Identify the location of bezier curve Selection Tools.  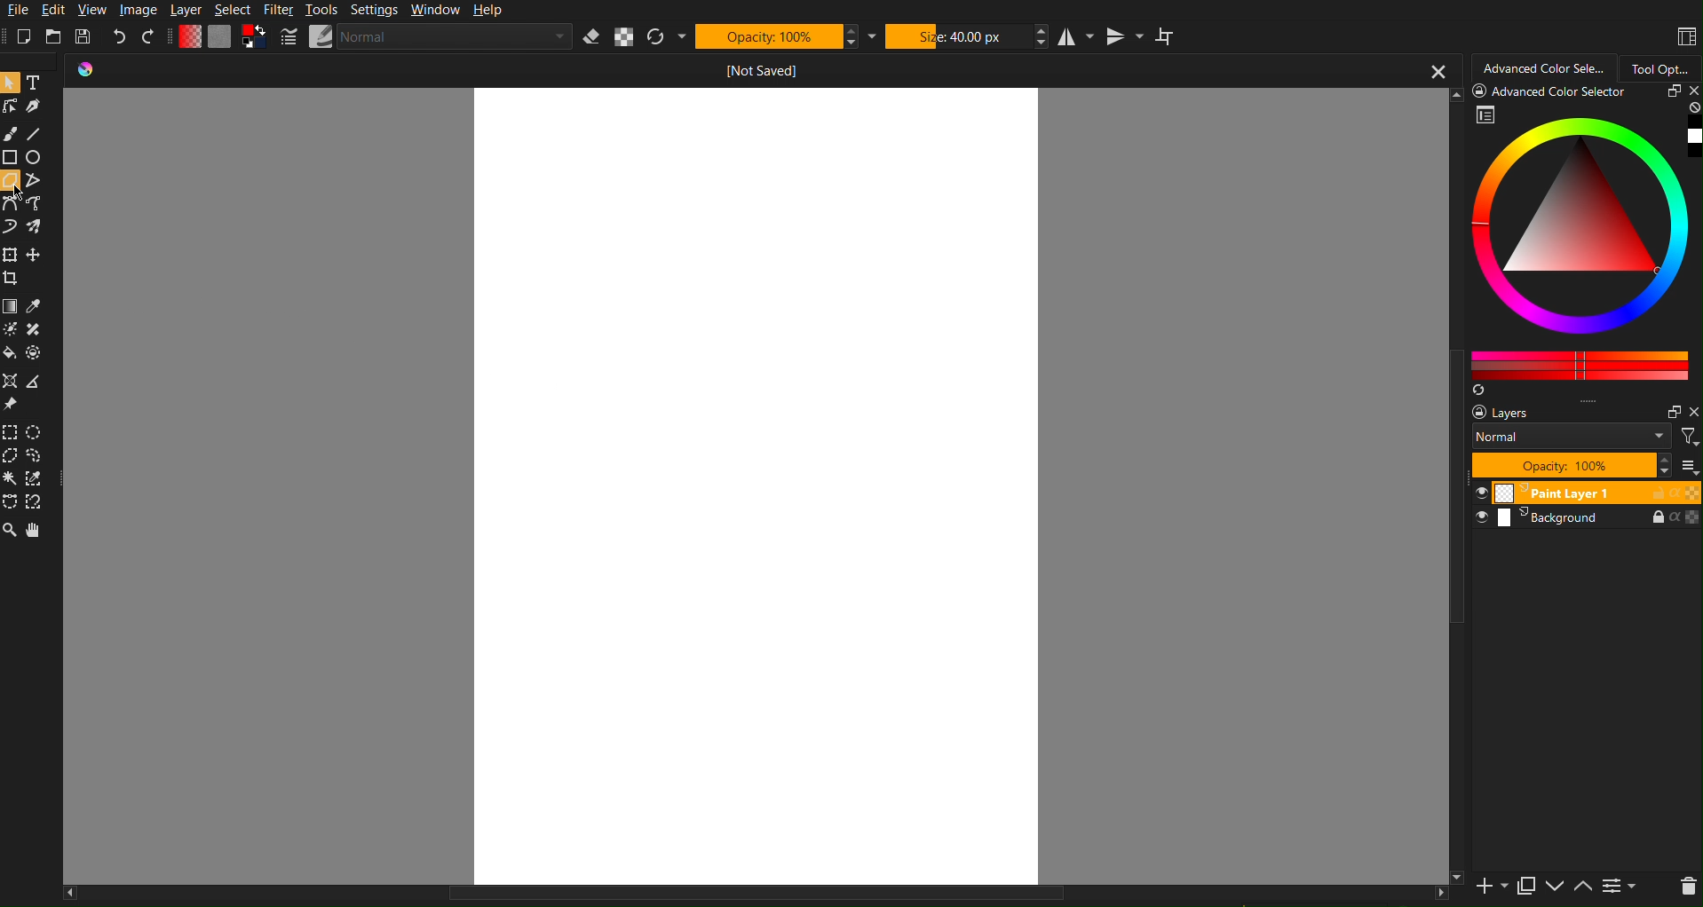
(11, 503).